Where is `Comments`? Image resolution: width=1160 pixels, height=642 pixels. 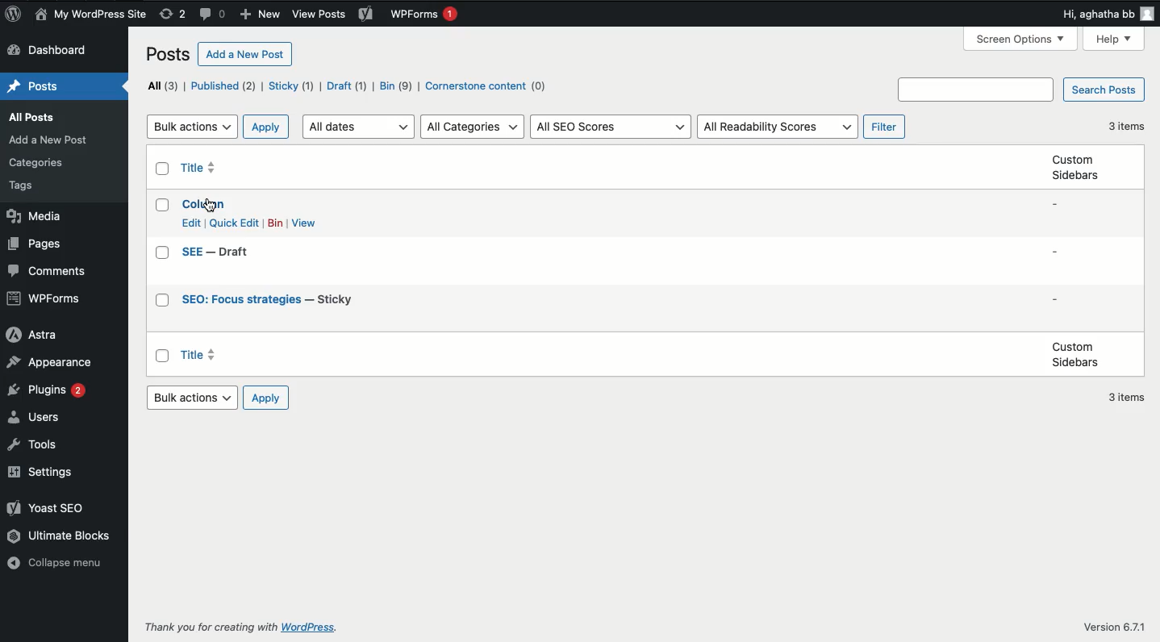
Comments is located at coordinates (52, 271).